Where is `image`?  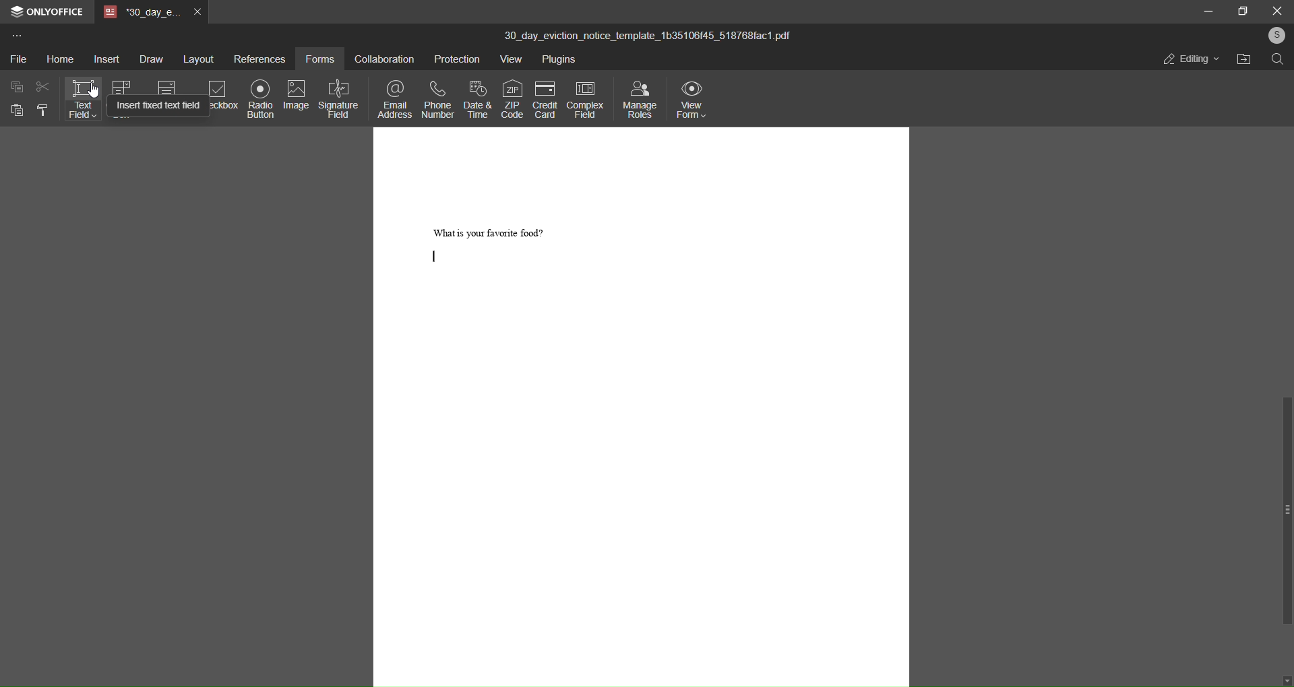 image is located at coordinates (296, 94).